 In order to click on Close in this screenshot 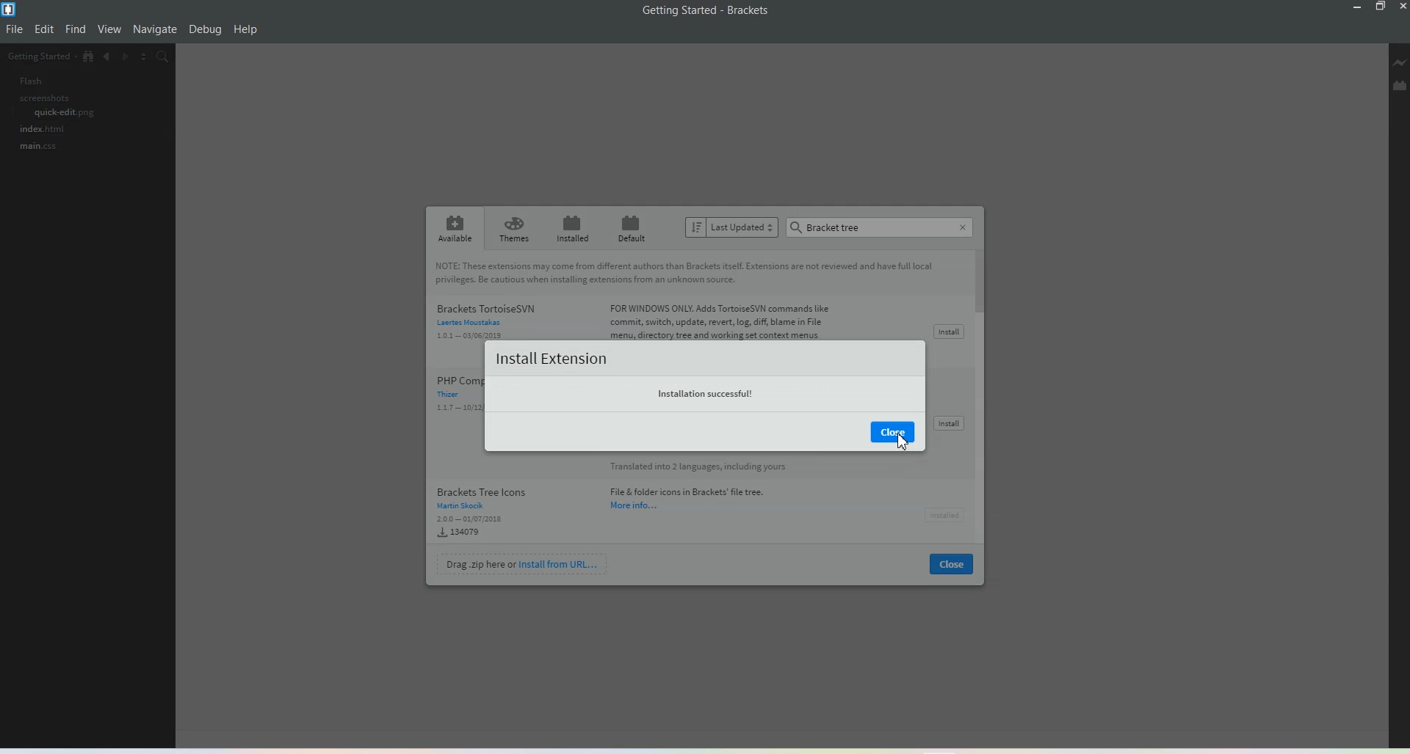, I will do `click(892, 431)`.